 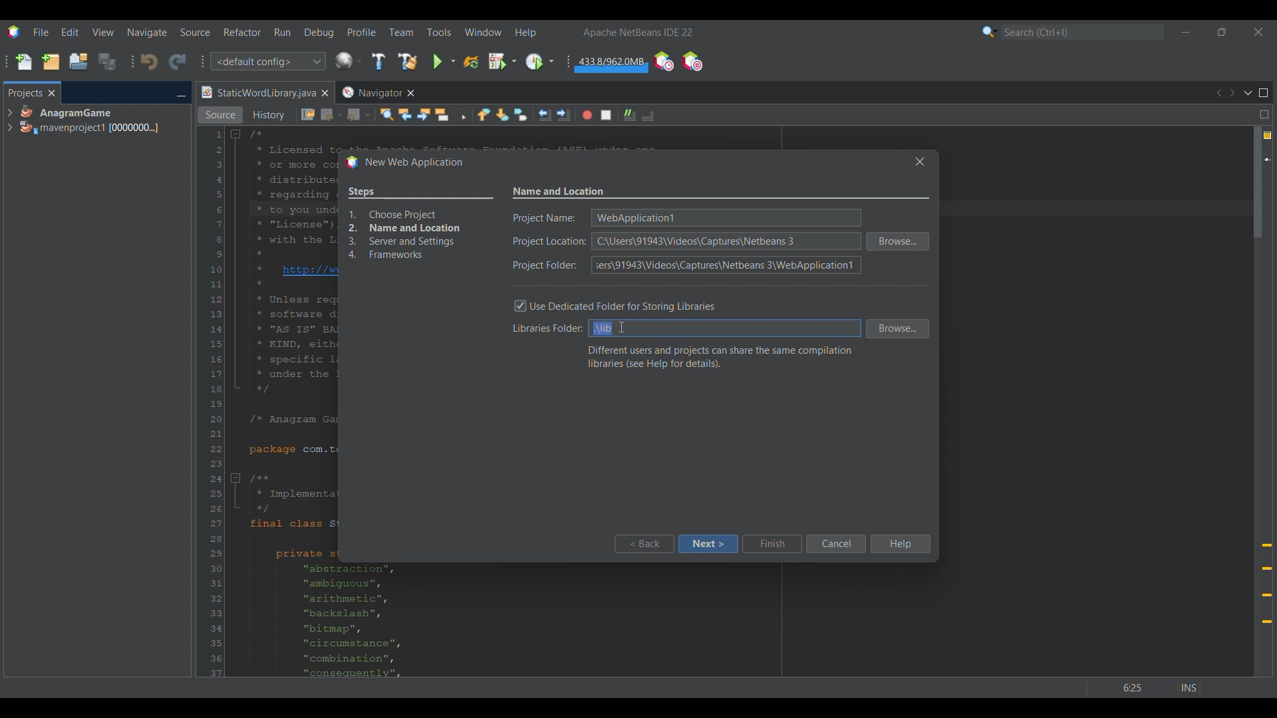 I want to click on Add @override annotation, so click(x=1267, y=584).